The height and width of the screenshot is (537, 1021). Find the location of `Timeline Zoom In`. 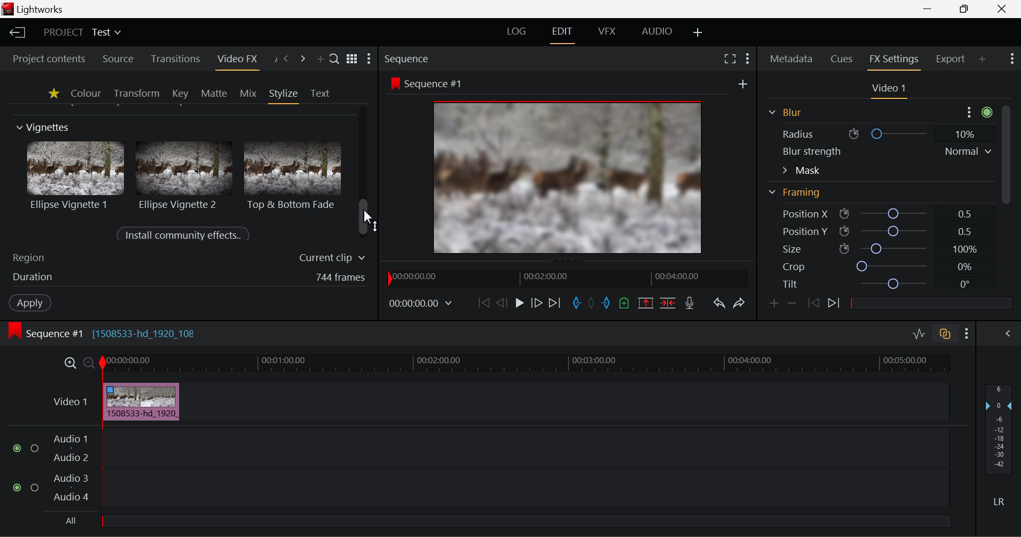

Timeline Zoom In is located at coordinates (70, 363).